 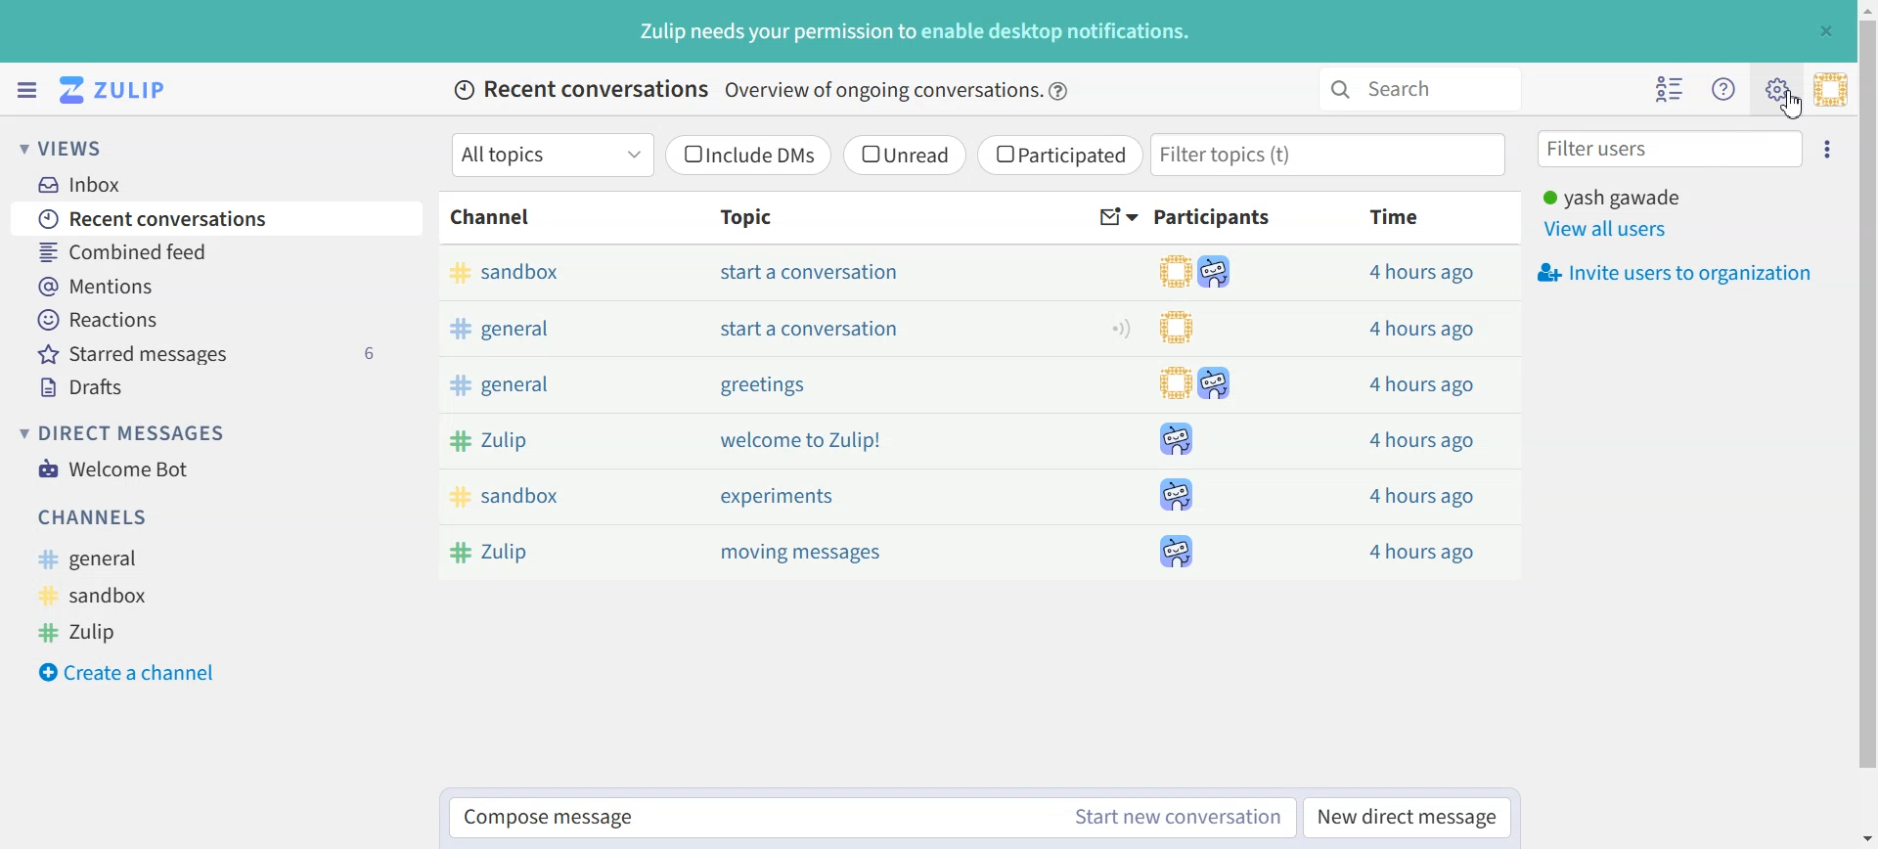 What do you see at coordinates (216, 250) in the screenshot?
I see `Combined Feed` at bounding box center [216, 250].